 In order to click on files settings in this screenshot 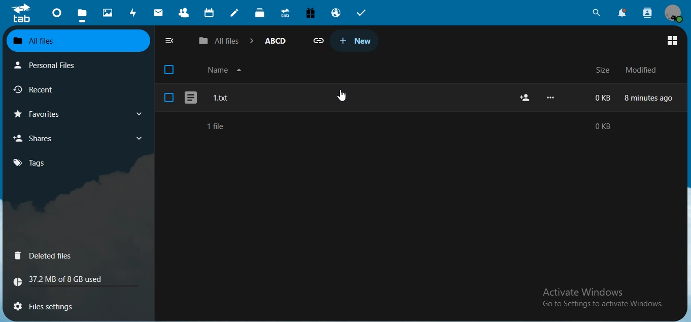, I will do `click(59, 305)`.